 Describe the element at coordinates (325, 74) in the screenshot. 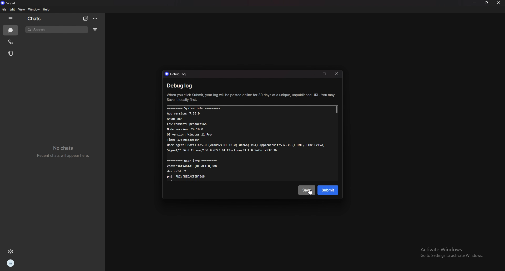

I see `maximize` at that location.